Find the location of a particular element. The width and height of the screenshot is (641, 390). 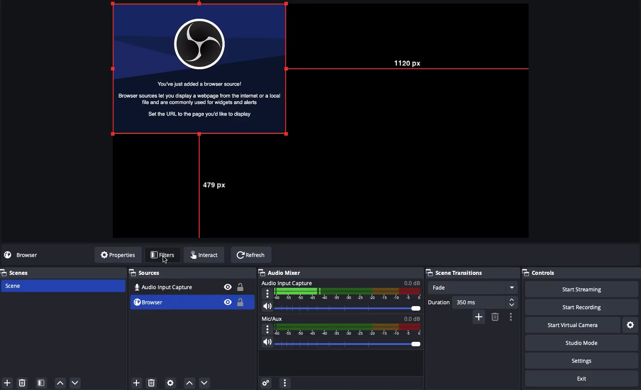

Delete is located at coordinates (151, 382).